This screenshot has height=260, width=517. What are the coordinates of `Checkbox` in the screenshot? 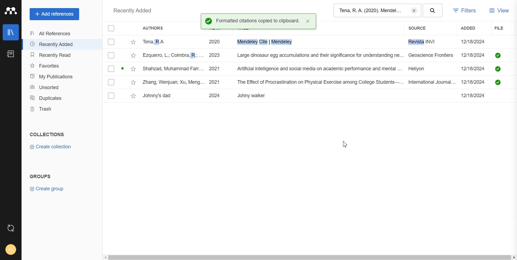 It's located at (111, 42).